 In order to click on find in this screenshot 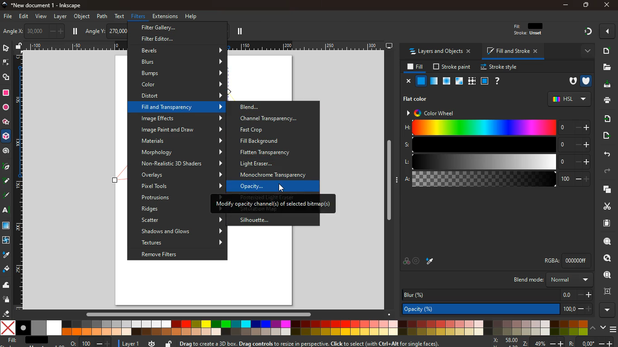, I will do `click(608, 258)`.